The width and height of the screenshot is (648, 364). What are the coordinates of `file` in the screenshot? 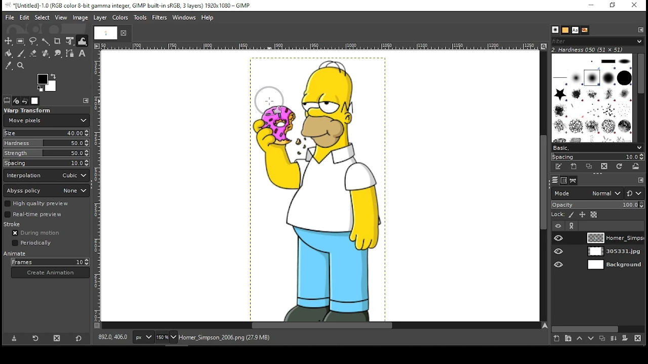 It's located at (10, 18).